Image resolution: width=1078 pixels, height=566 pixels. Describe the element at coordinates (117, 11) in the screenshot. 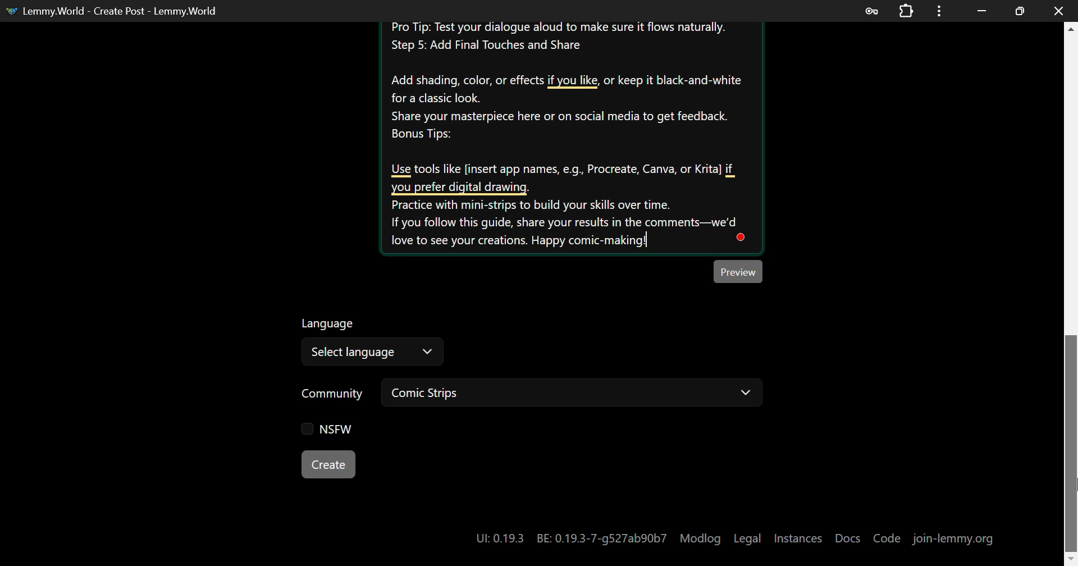

I see `Lemmy.World - Create Post - Lemmy.World` at that location.